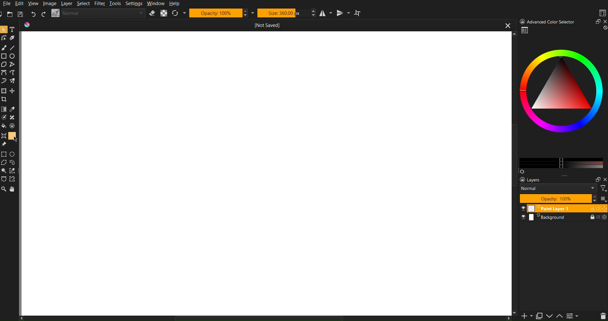 The image size is (608, 321). What do you see at coordinates (4, 144) in the screenshot?
I see `Pin Tool` at bounding box center [4, 144].